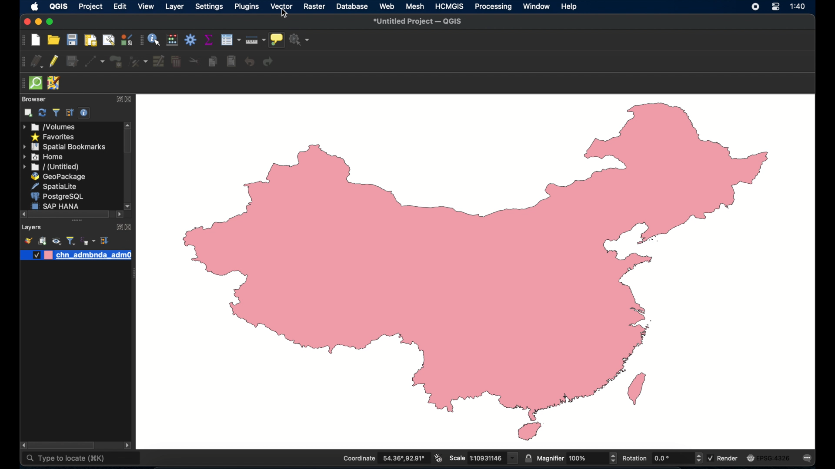  I want to click on time, so click(799, 7).